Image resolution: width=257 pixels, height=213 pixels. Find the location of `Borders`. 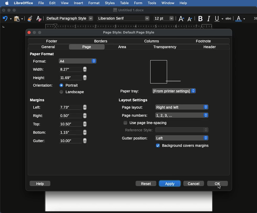

Borders is located at coordinates (101, 41).